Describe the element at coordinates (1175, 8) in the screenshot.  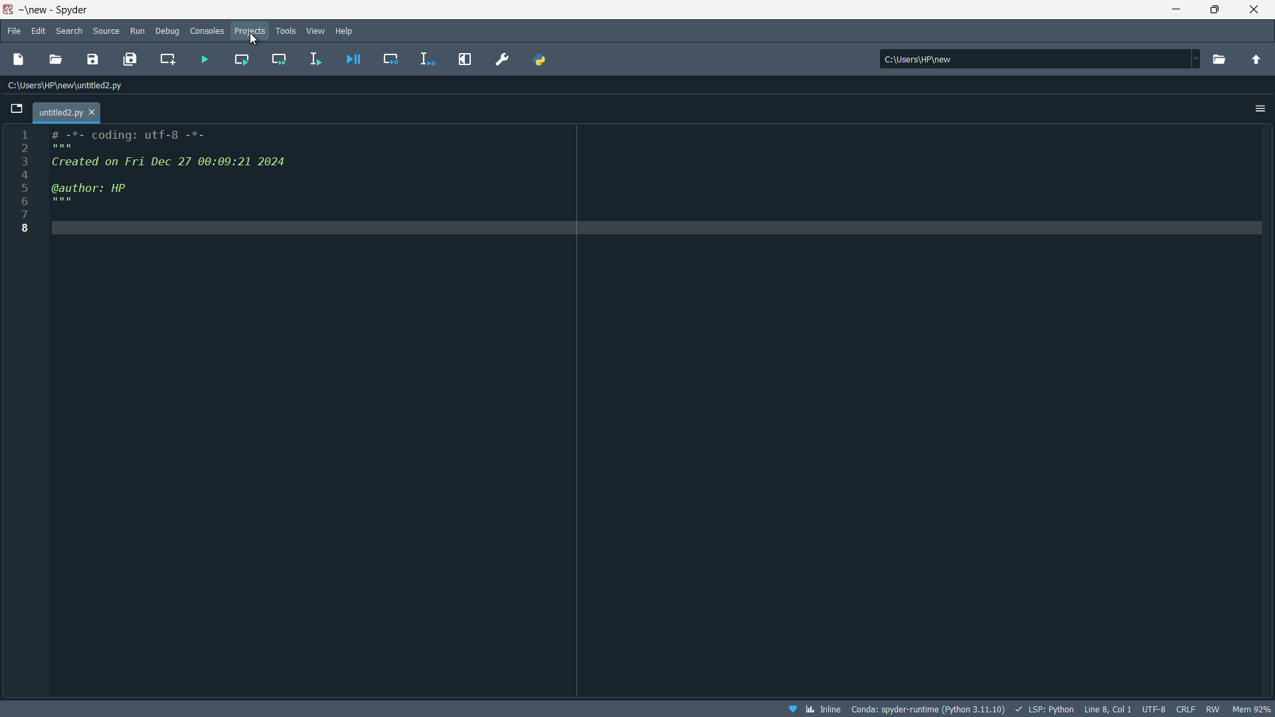
I see `minimize` at that location.